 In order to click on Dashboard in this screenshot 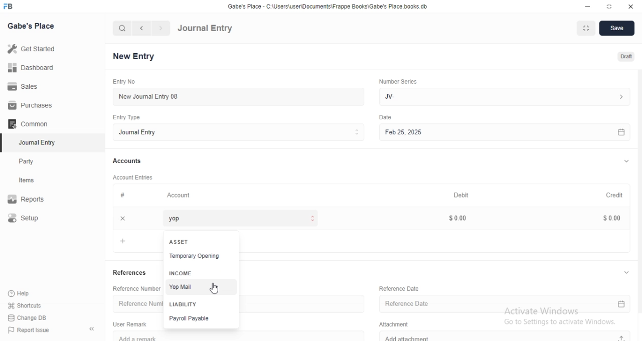, I will do `click(31, 69)`.